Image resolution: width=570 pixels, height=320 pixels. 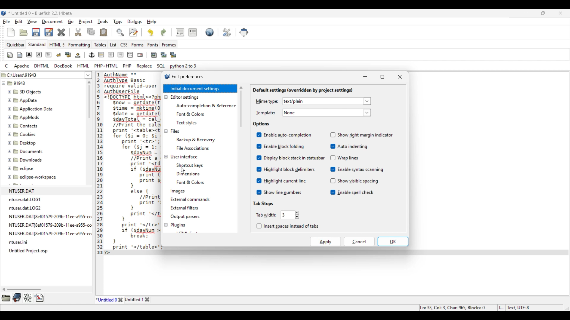 What do you see at coordinates (206, 174) in the screenshot?
I see `User interface setting options` at bounding box center [206, 174].